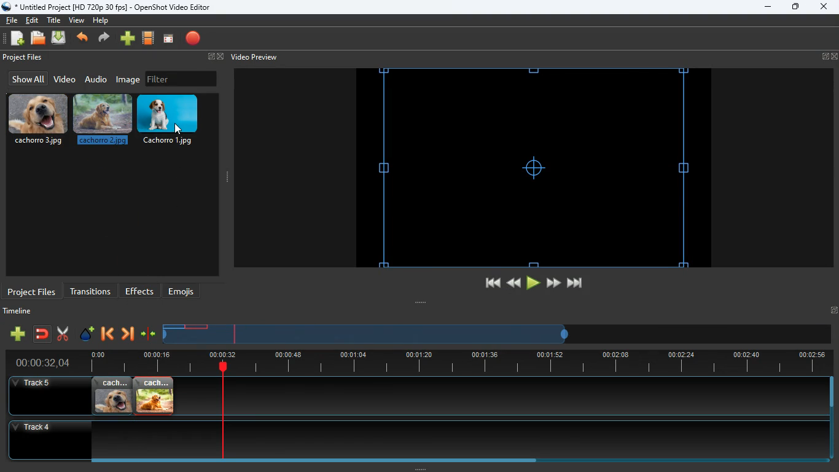 The height and width of the screenshot is (472, 839). Describe the element at coordinates (64, 80) in the screenshot. I see `video` at that location.